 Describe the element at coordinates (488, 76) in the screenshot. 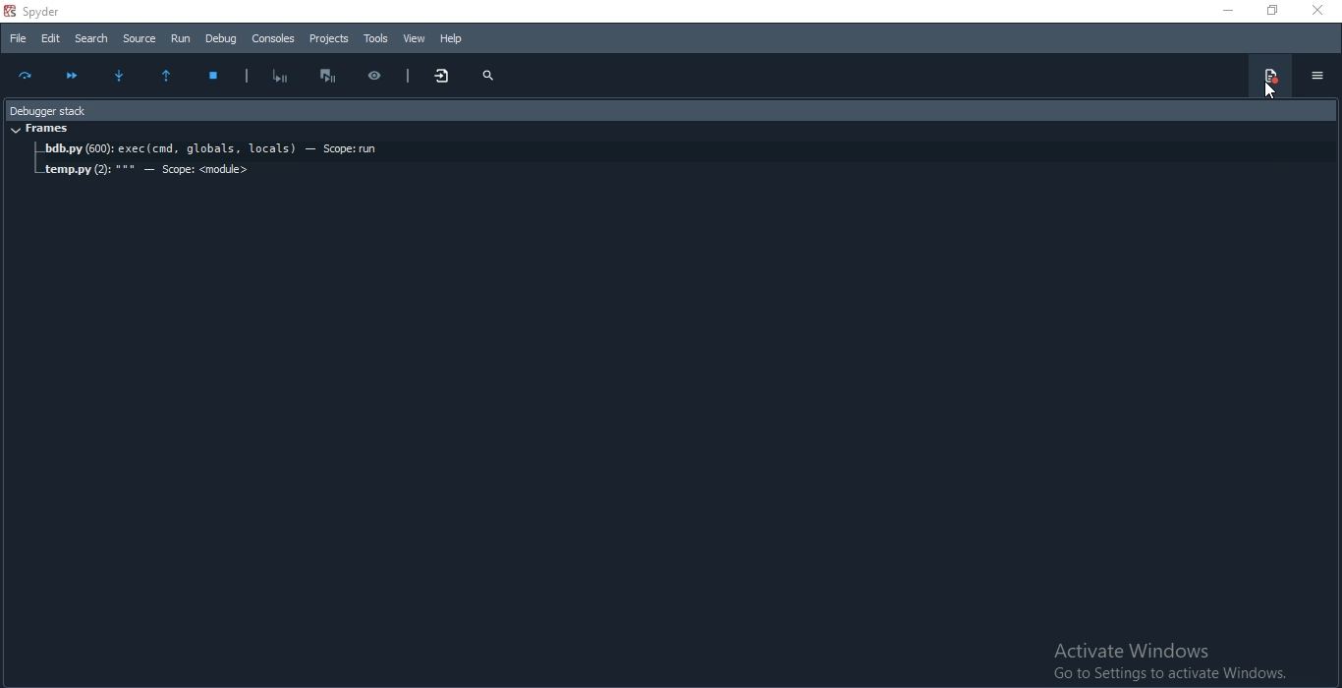

I see `search ` at that location.